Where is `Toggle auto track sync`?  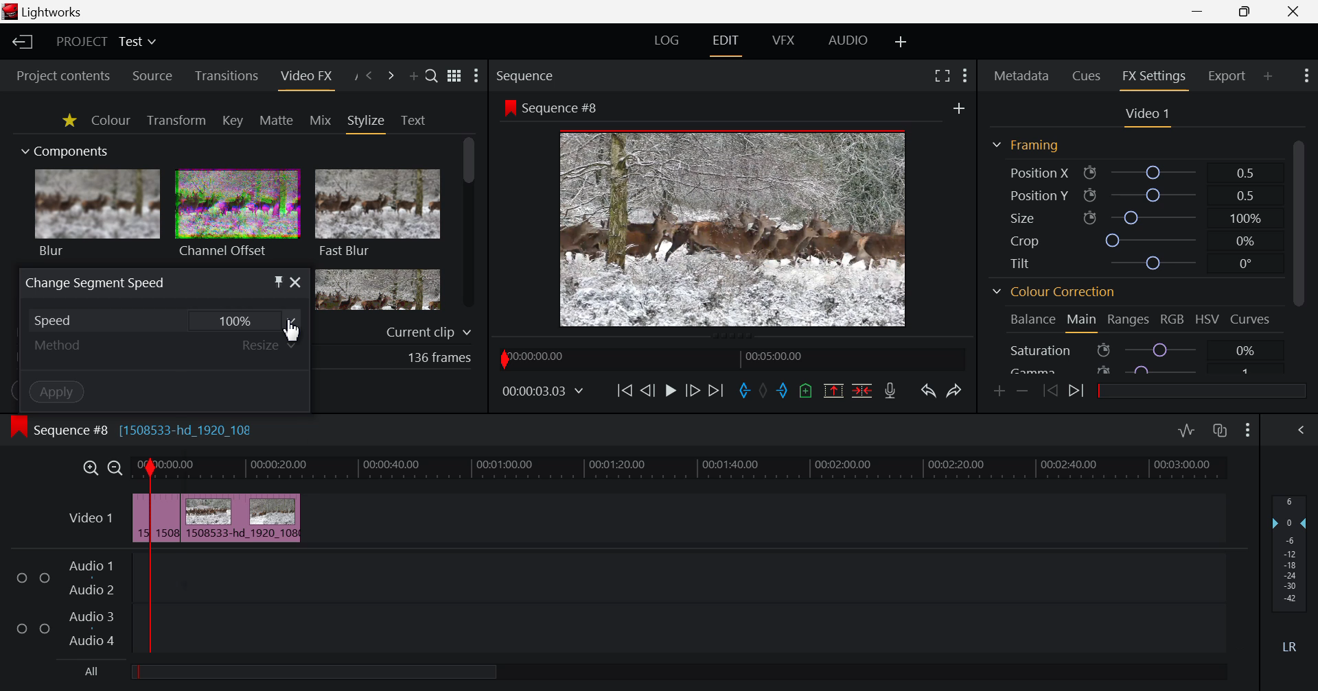 Toggle auto track sync is located at coordinates (1221, 431).